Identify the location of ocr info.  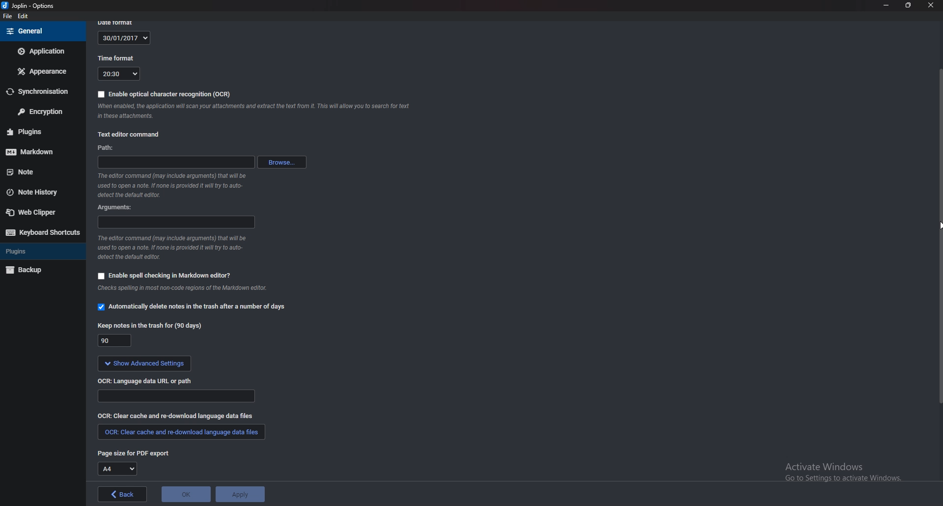
(252, 110).